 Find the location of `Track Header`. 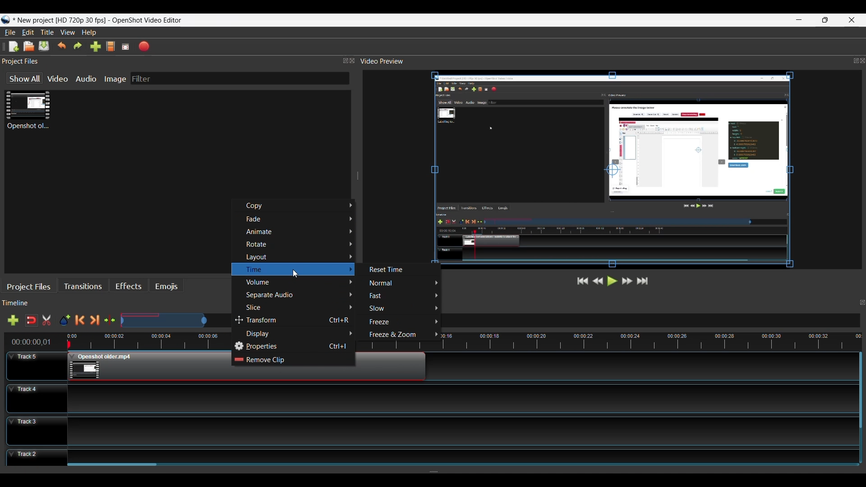

Track Header is located at coordinates (35, 399).